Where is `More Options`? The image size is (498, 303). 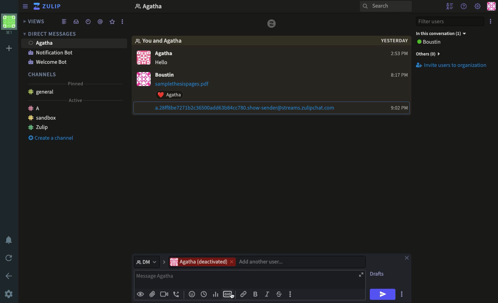
More Options is located at coordinates (404, 293).